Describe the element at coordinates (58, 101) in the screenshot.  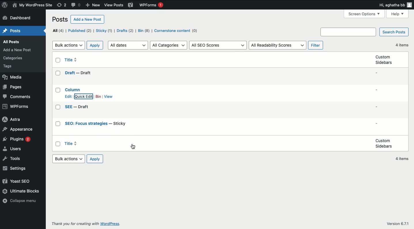
I see `Checkbox` at that location.